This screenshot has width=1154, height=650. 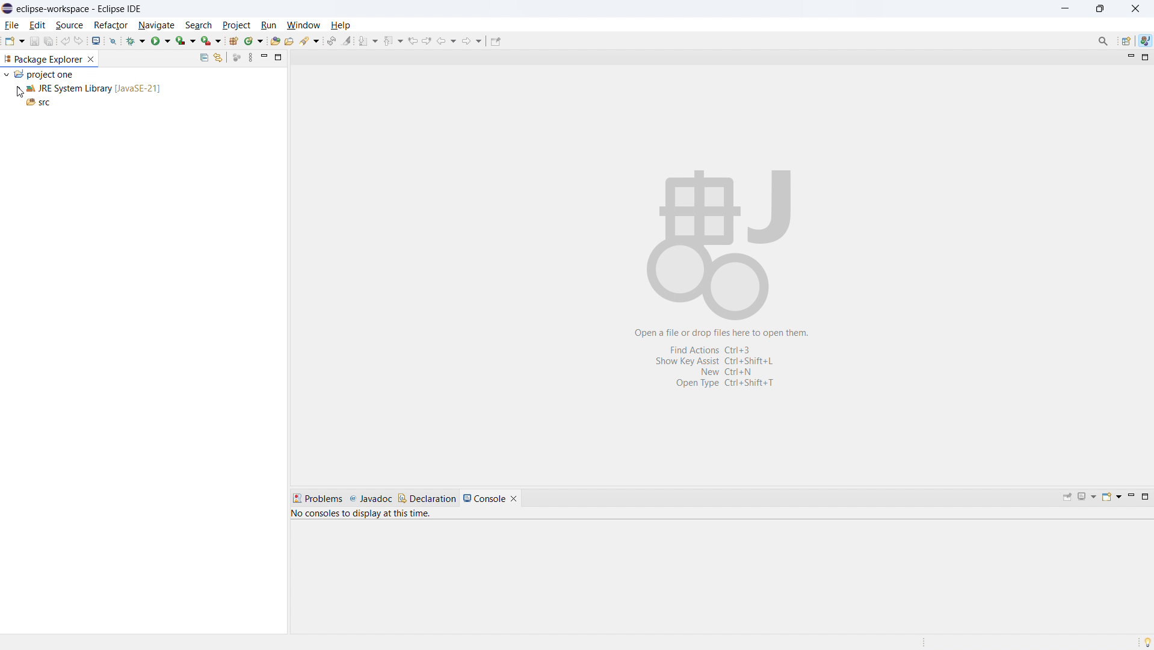 I want to click on minimize, so click(x=1130, y=498).